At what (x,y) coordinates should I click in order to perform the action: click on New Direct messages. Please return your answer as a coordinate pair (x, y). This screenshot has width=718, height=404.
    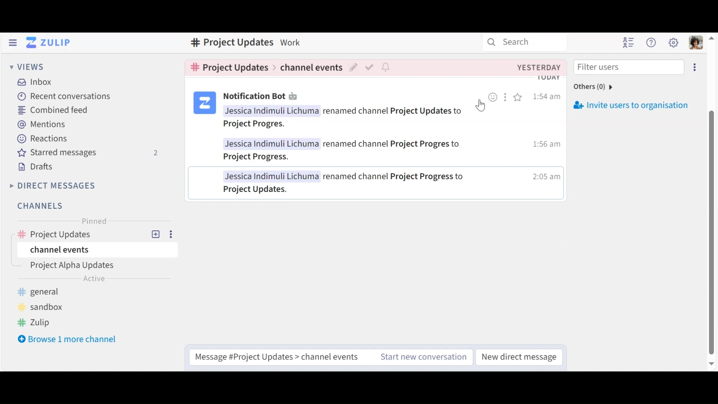
    Looking at the image, I should click on (517, 356).